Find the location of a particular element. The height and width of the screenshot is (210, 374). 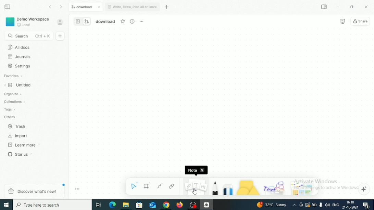

Microsoft Edge is located at coordinates (112, 205).